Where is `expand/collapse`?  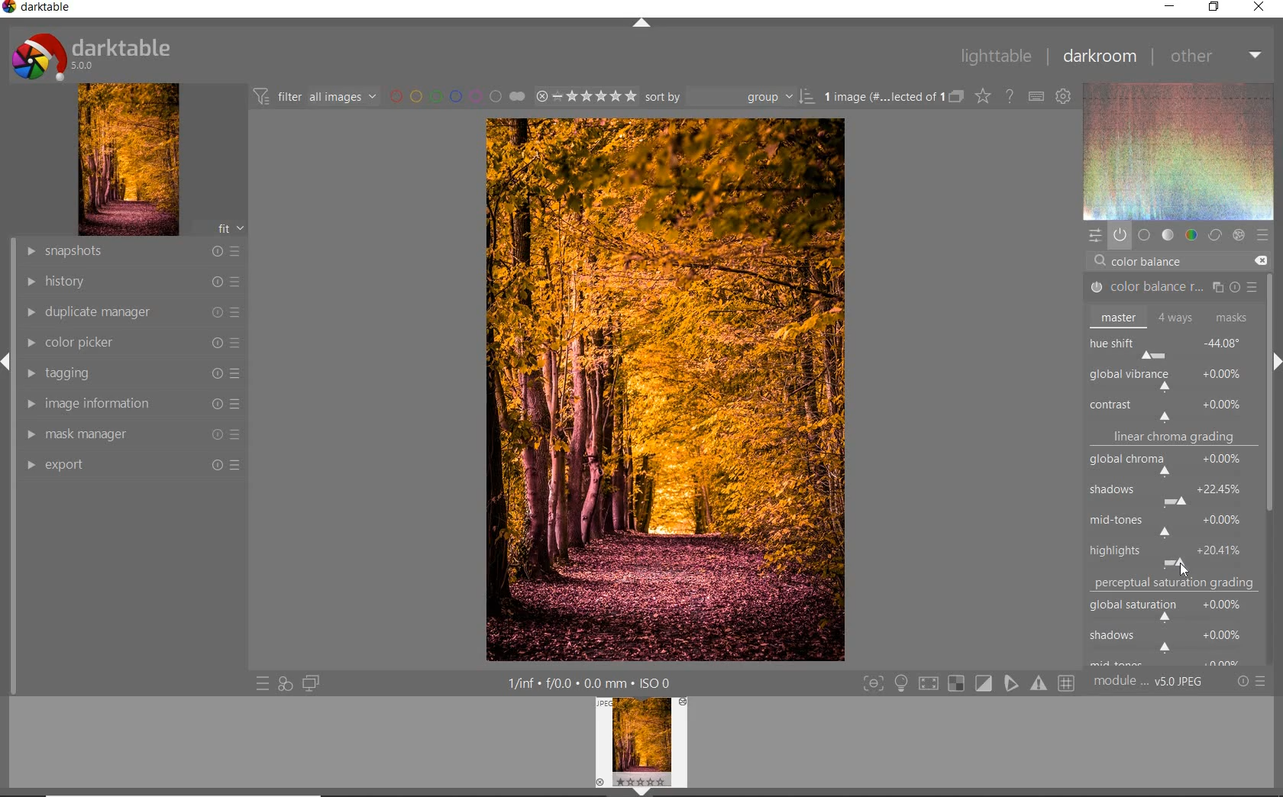 expand/collapse is located at coordinates (1275, 357).